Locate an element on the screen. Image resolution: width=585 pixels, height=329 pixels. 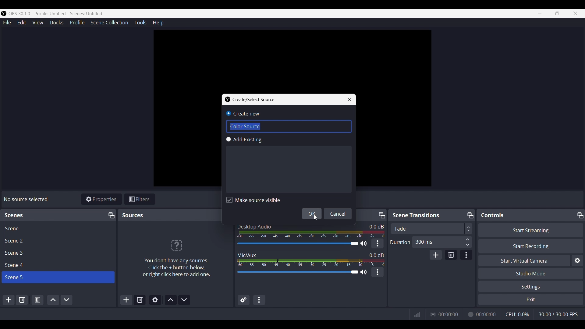
Filters is located at coordinates (140, 199).